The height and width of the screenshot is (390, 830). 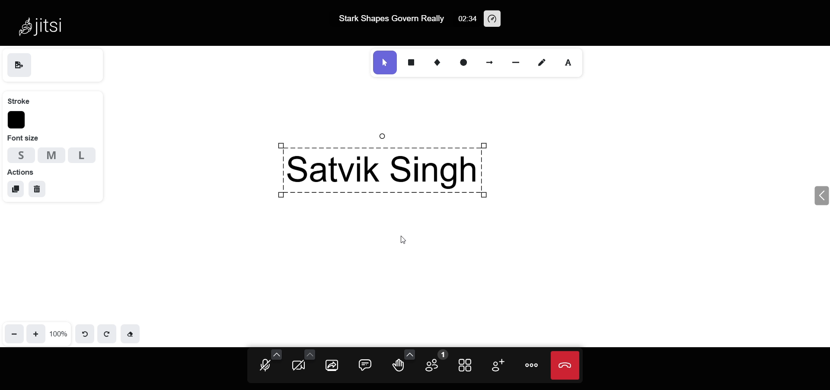 What do you see at coordinates (130, 333) in the screenshot?
I see `eraser` at bounding box center [130, 333].